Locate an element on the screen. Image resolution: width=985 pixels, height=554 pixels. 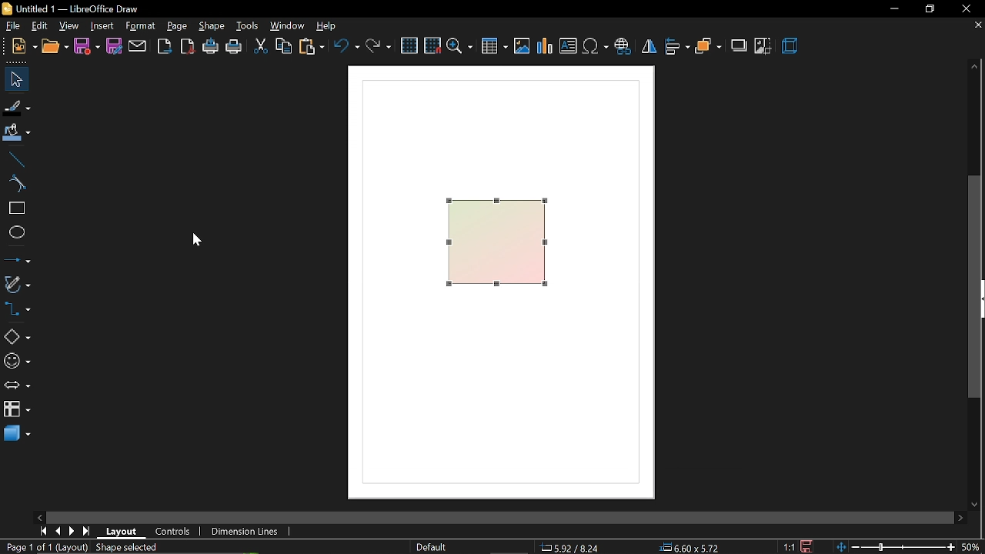
Insert table is located at coordinates (494, 47).